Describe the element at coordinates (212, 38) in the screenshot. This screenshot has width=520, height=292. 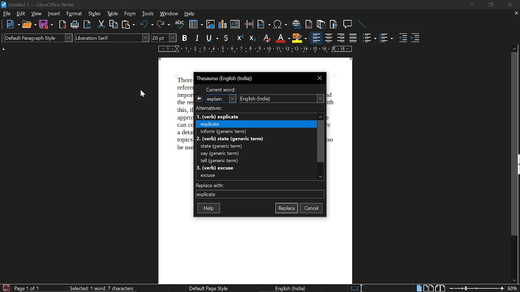
I see `underline` at that location.